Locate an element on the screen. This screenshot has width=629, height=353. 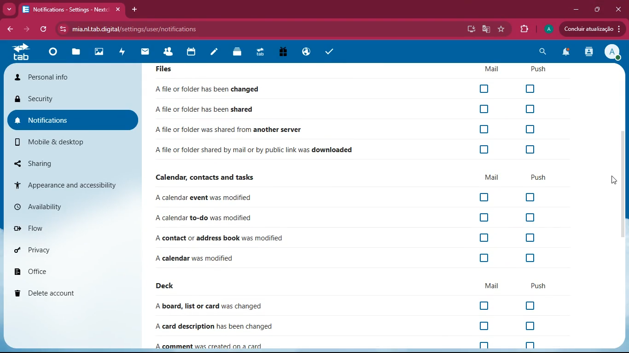
notifications is located at coordinates (70, 118).